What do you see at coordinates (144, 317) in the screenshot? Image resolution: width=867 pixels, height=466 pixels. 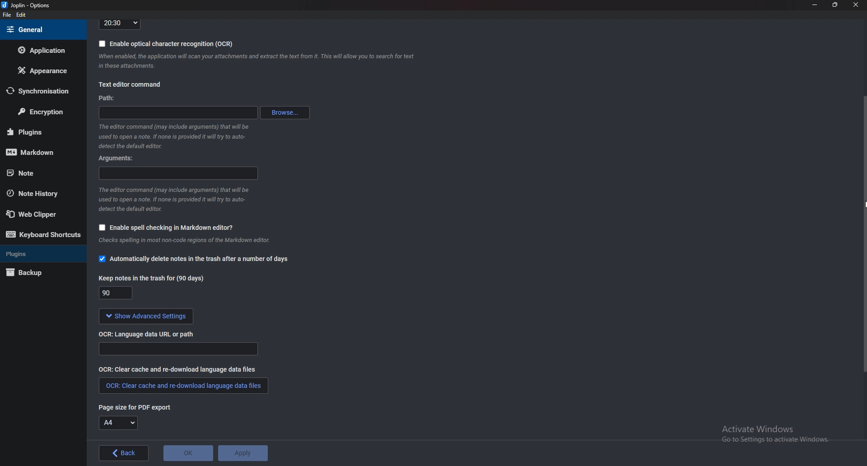 I see `show advanced settings` at bounding box center [144, 317].